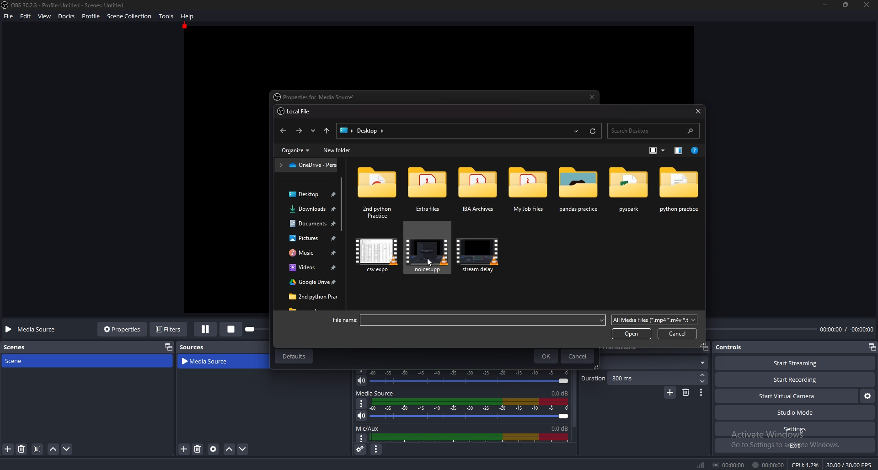 The width and height of the screenshot is (878, 470). I want to click on settings, so click(794, 429).